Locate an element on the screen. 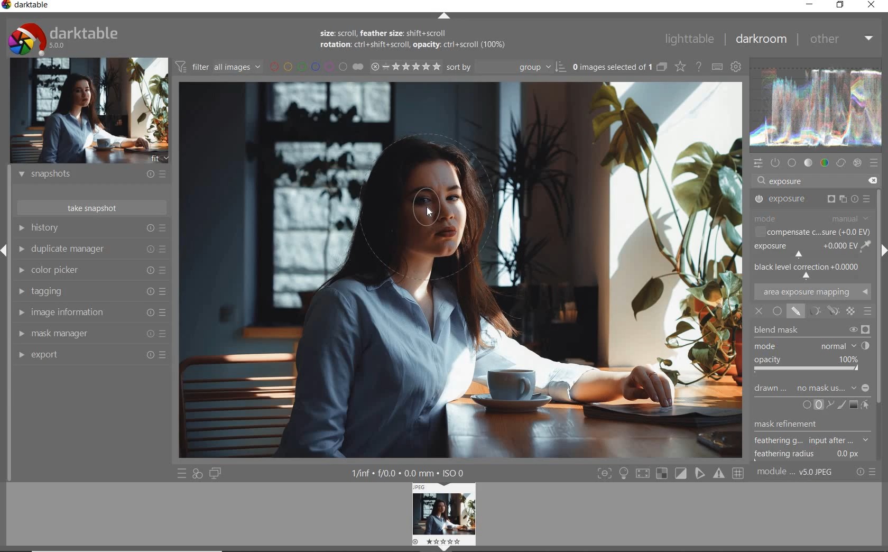  COMPENSATE C...SURE is located at coordinates (813, 232).